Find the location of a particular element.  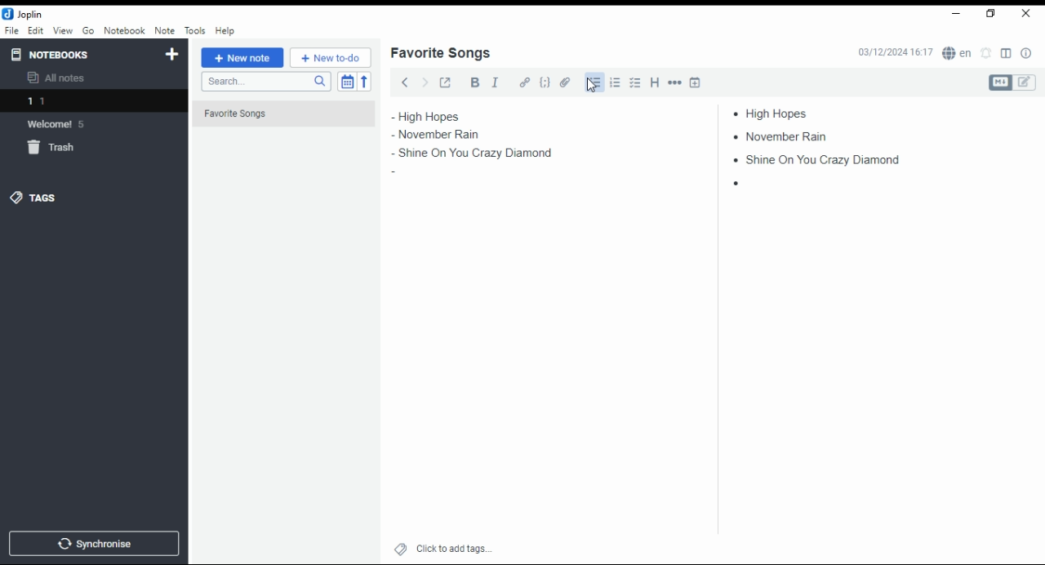

shine on you crazy diamond is located at coordinates (811, 158).